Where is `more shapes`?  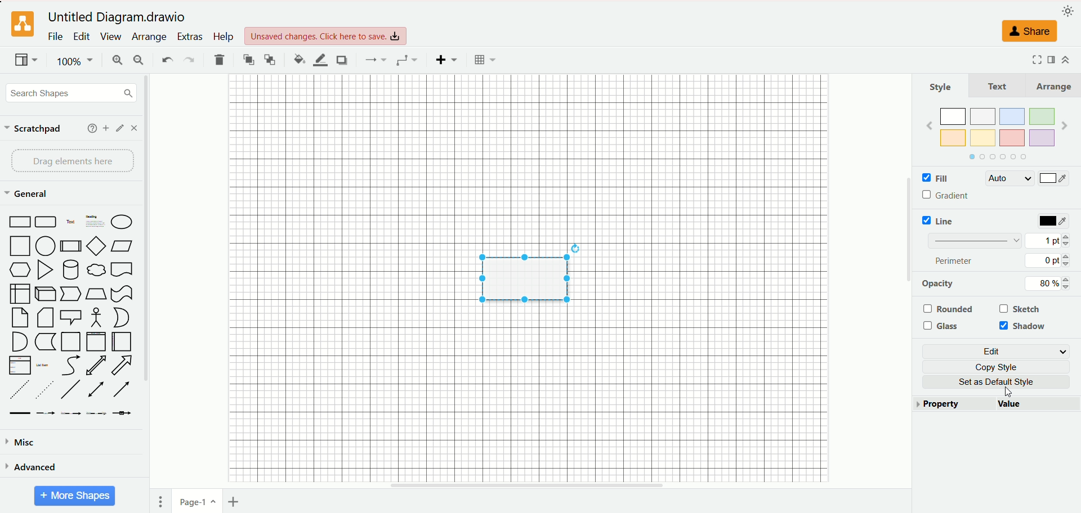
more shapes is located at coordinates (75, 496).